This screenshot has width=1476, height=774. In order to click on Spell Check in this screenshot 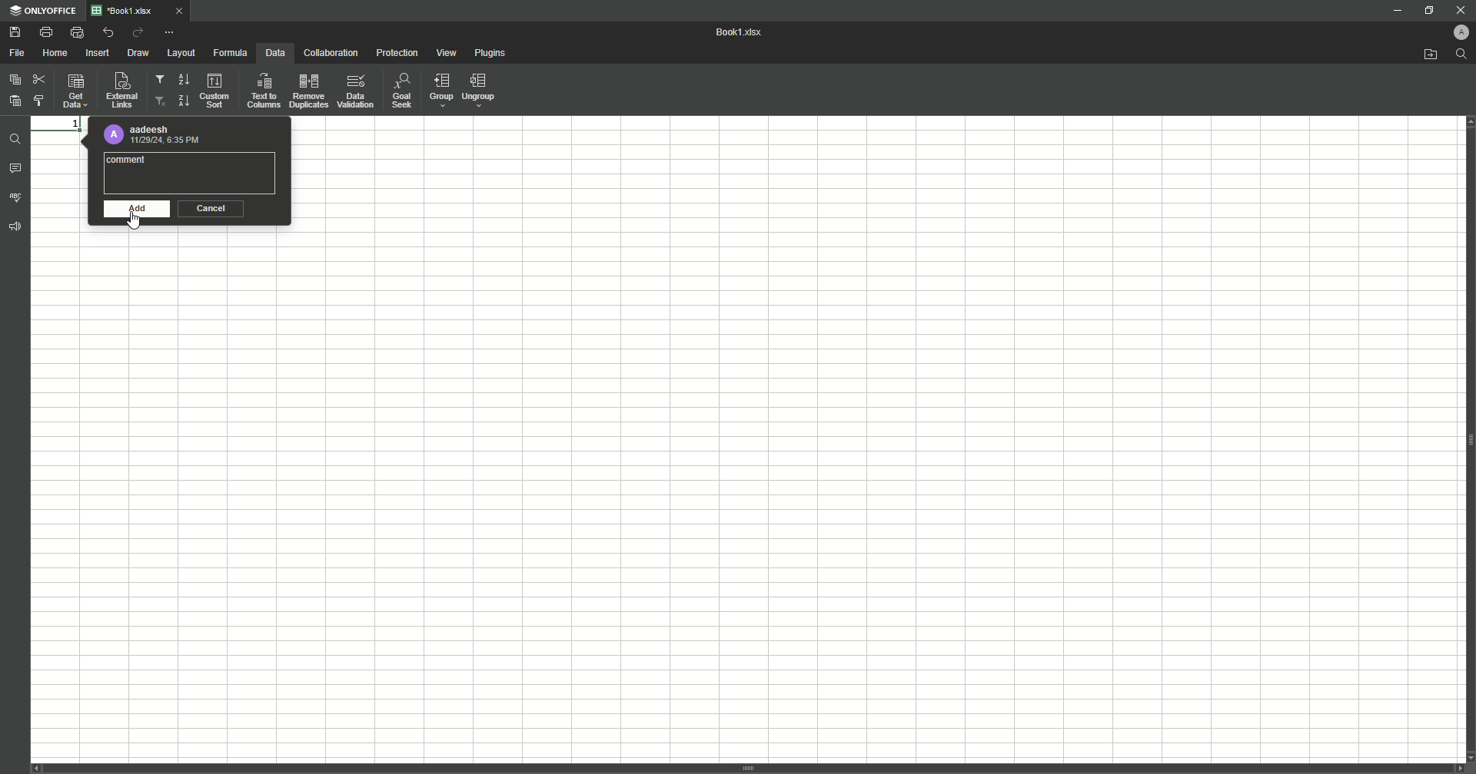, I will do `click(17, 197)`.